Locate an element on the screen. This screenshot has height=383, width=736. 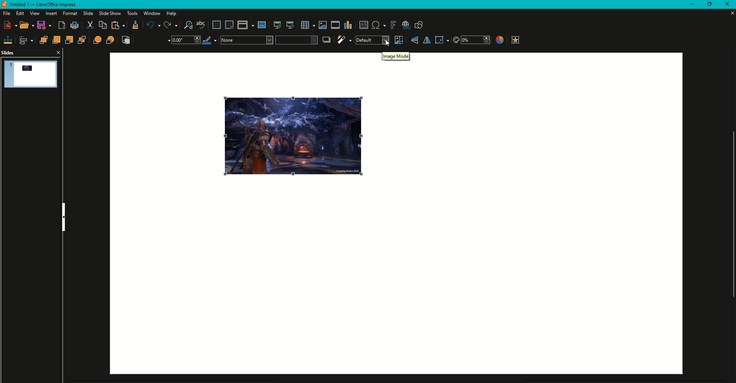
Line Color is located at coordinates (210, 40).